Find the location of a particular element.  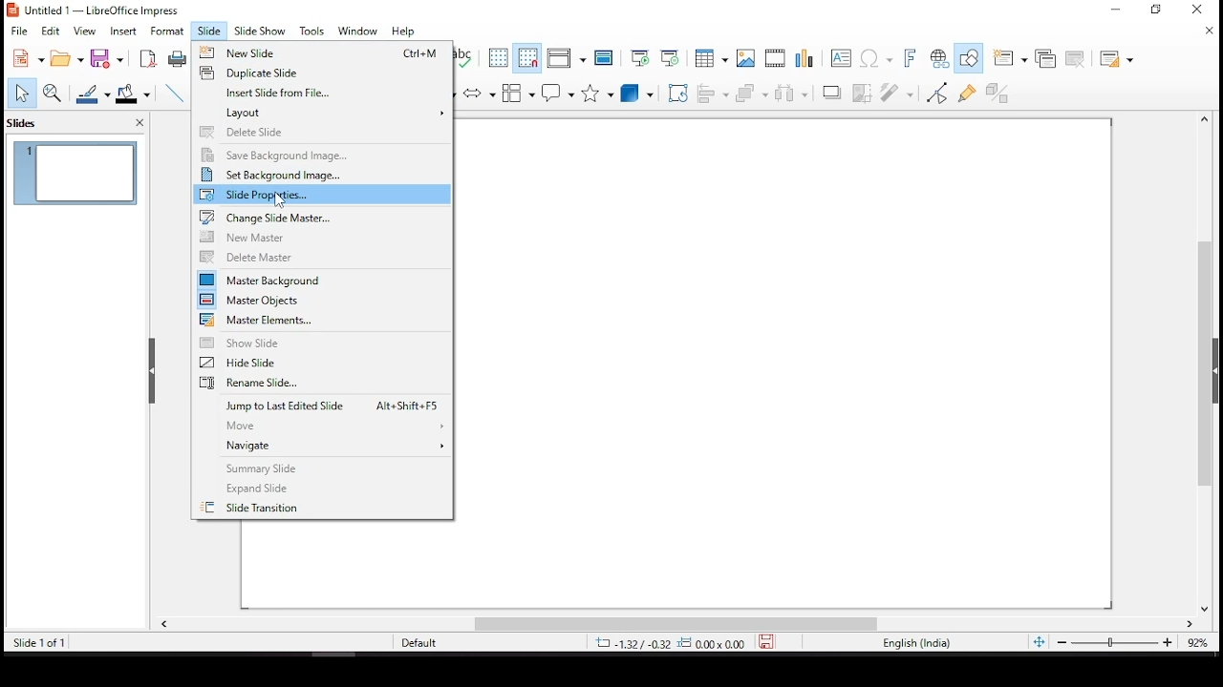

toggle extrusion is located at coordinates (997, 93).